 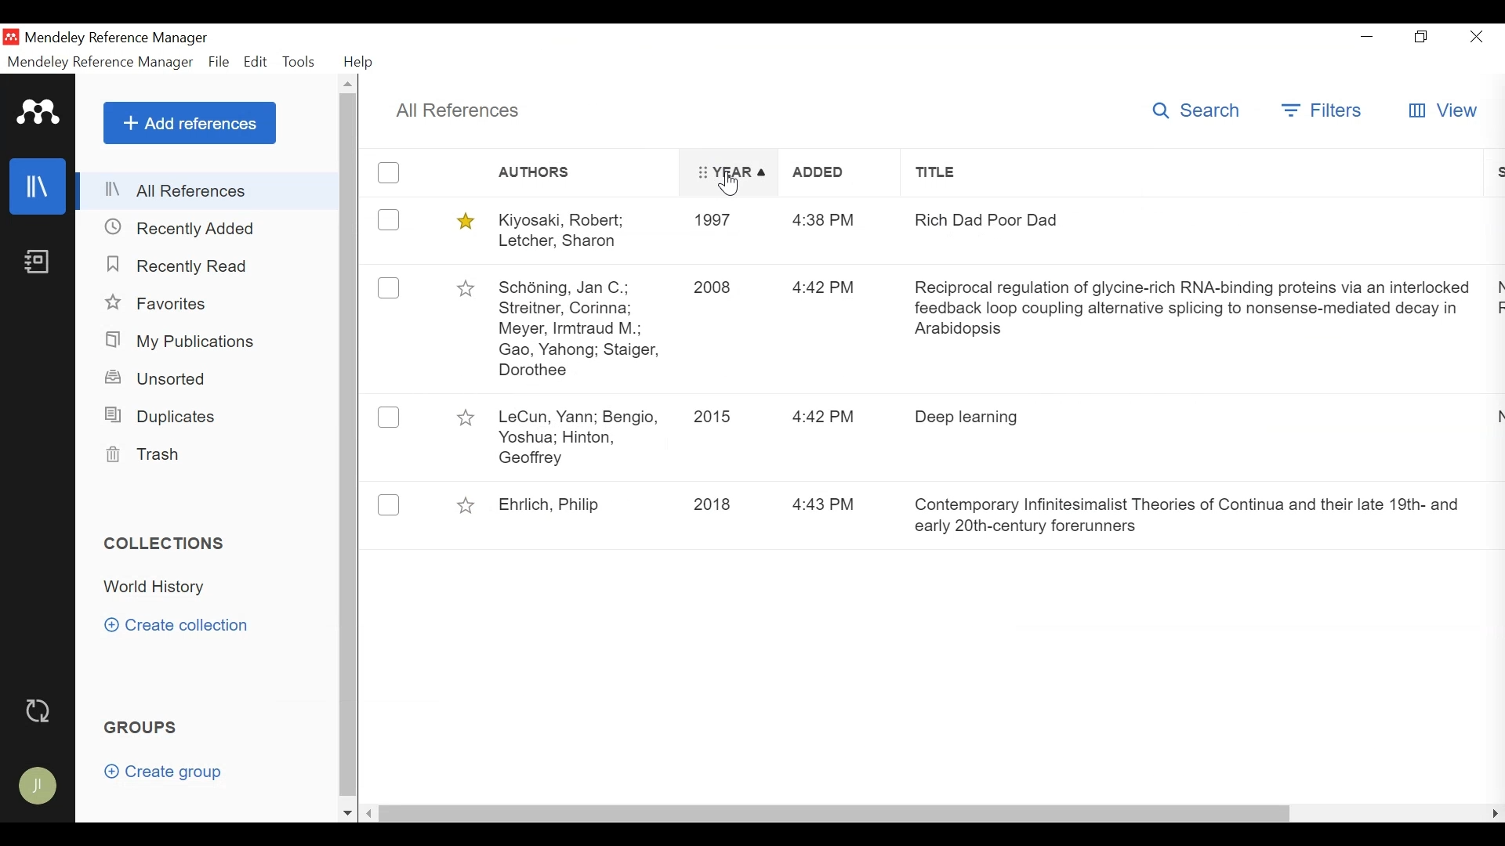 I want to click on 4:42 PM, so click(x=828, y=291).